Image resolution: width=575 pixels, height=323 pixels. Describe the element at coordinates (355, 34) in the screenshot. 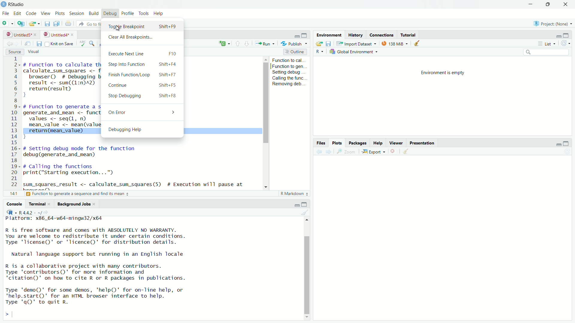

I see `history` at that location.